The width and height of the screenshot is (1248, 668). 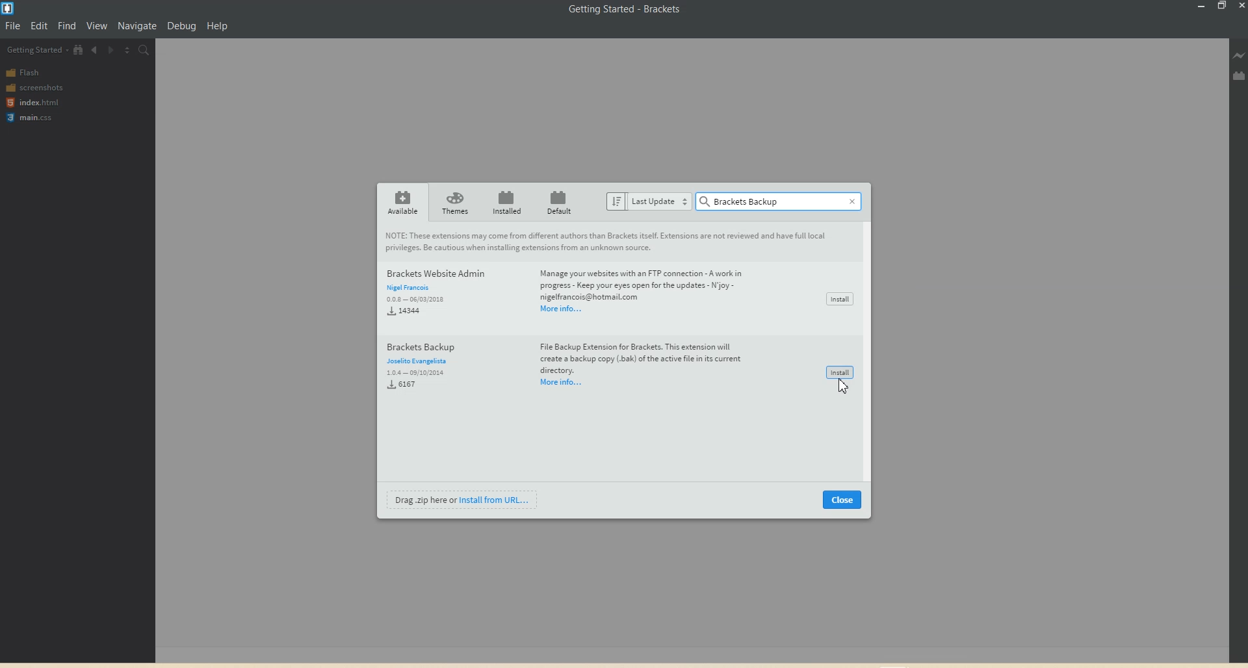 What do you see at coordinates (454, 202) in the screenshot?
I see `Themes` at bounding box center [454, 202].